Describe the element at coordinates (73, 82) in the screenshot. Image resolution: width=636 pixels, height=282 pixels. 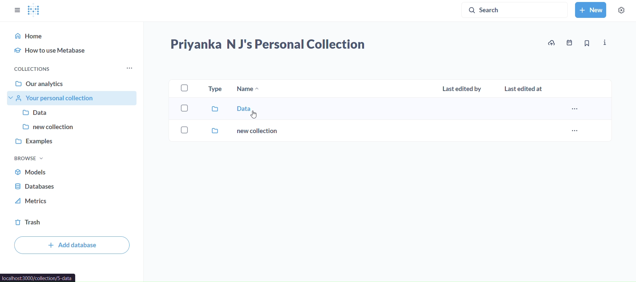
I see `our analytics` at that location.